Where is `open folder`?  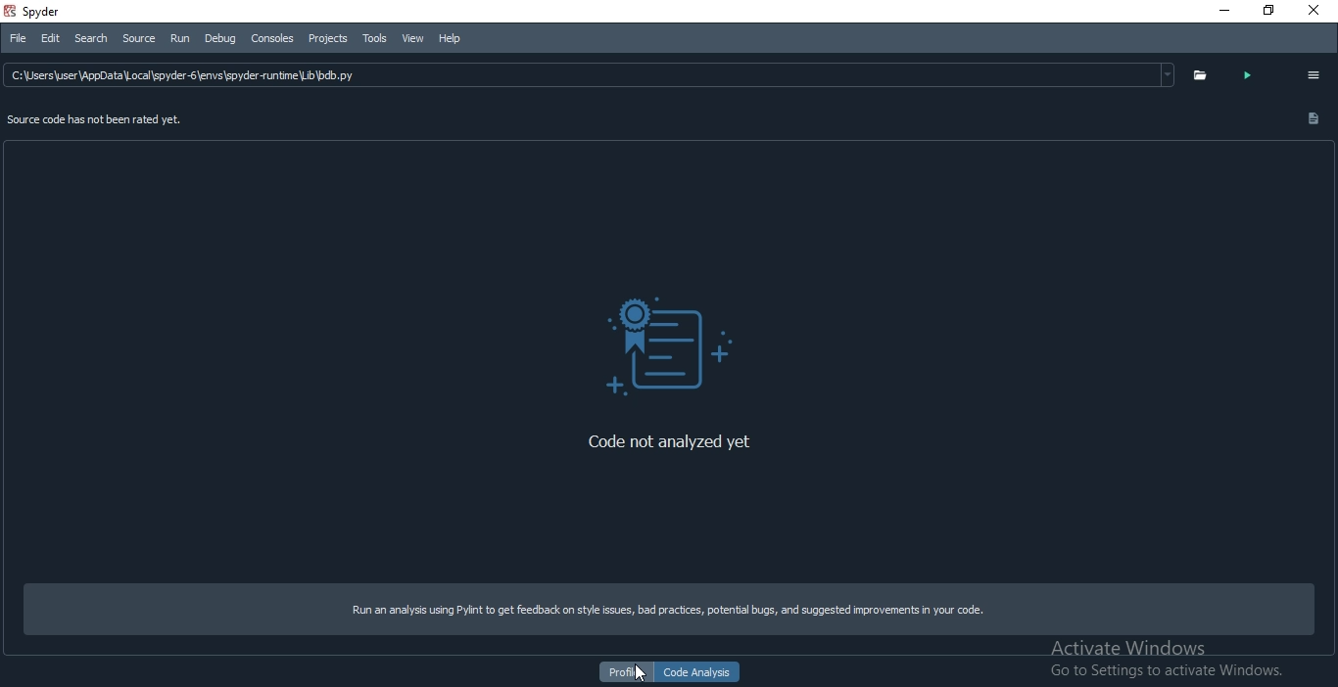
open folder is located at coordinates (1197, 75).